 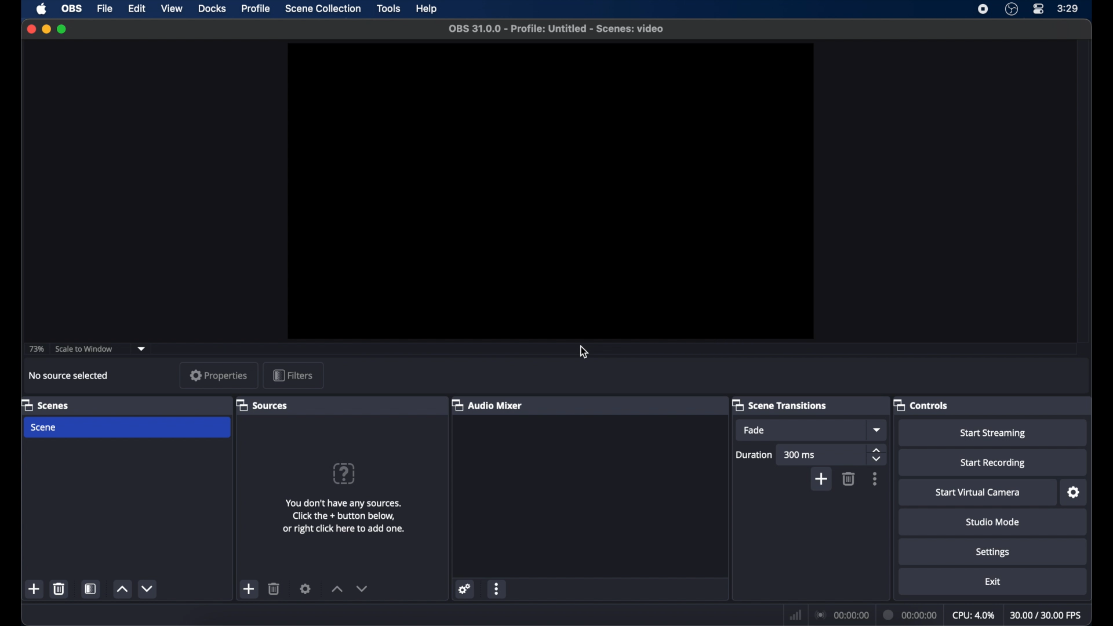 I want to click on start streaming, so click(x=992, y=434).